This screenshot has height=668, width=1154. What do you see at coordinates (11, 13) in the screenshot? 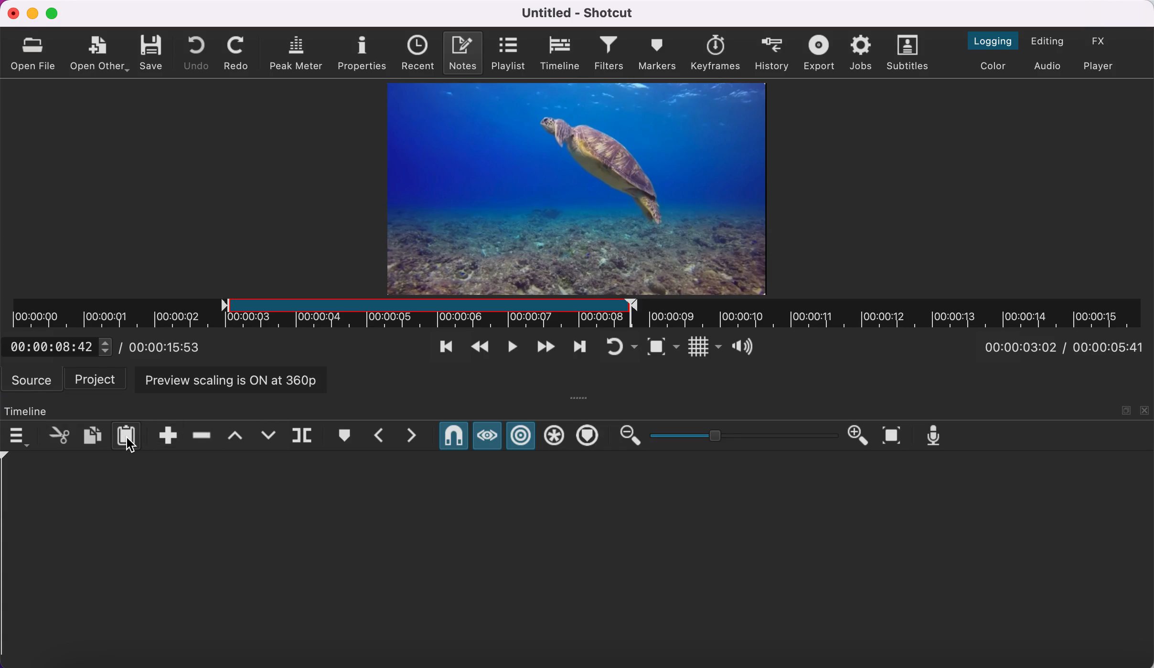
I see `close` at bounding box center [11, 13].